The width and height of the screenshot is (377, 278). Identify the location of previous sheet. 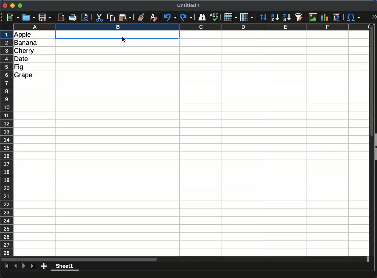
(15, 266).